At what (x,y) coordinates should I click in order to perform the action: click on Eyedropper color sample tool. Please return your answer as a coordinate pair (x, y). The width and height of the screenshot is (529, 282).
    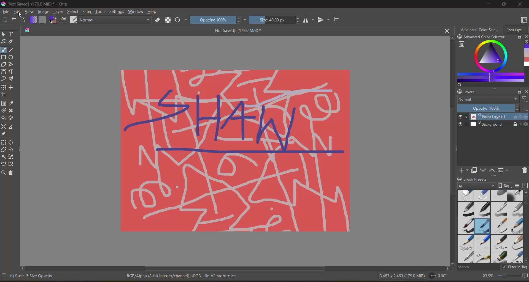
    Looking at the image, I should click on (12, 103).